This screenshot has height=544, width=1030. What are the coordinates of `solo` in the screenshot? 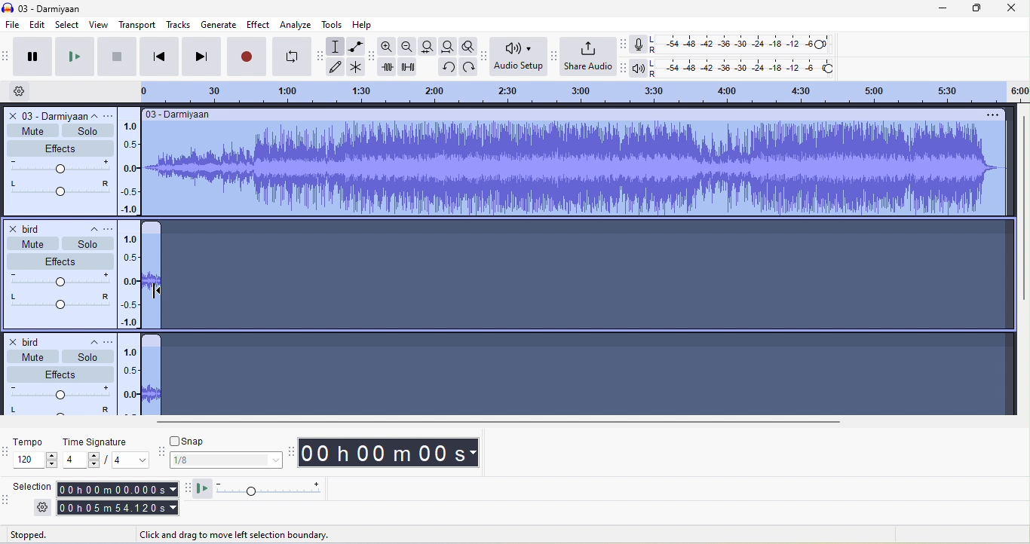 It's located at (85, 243).